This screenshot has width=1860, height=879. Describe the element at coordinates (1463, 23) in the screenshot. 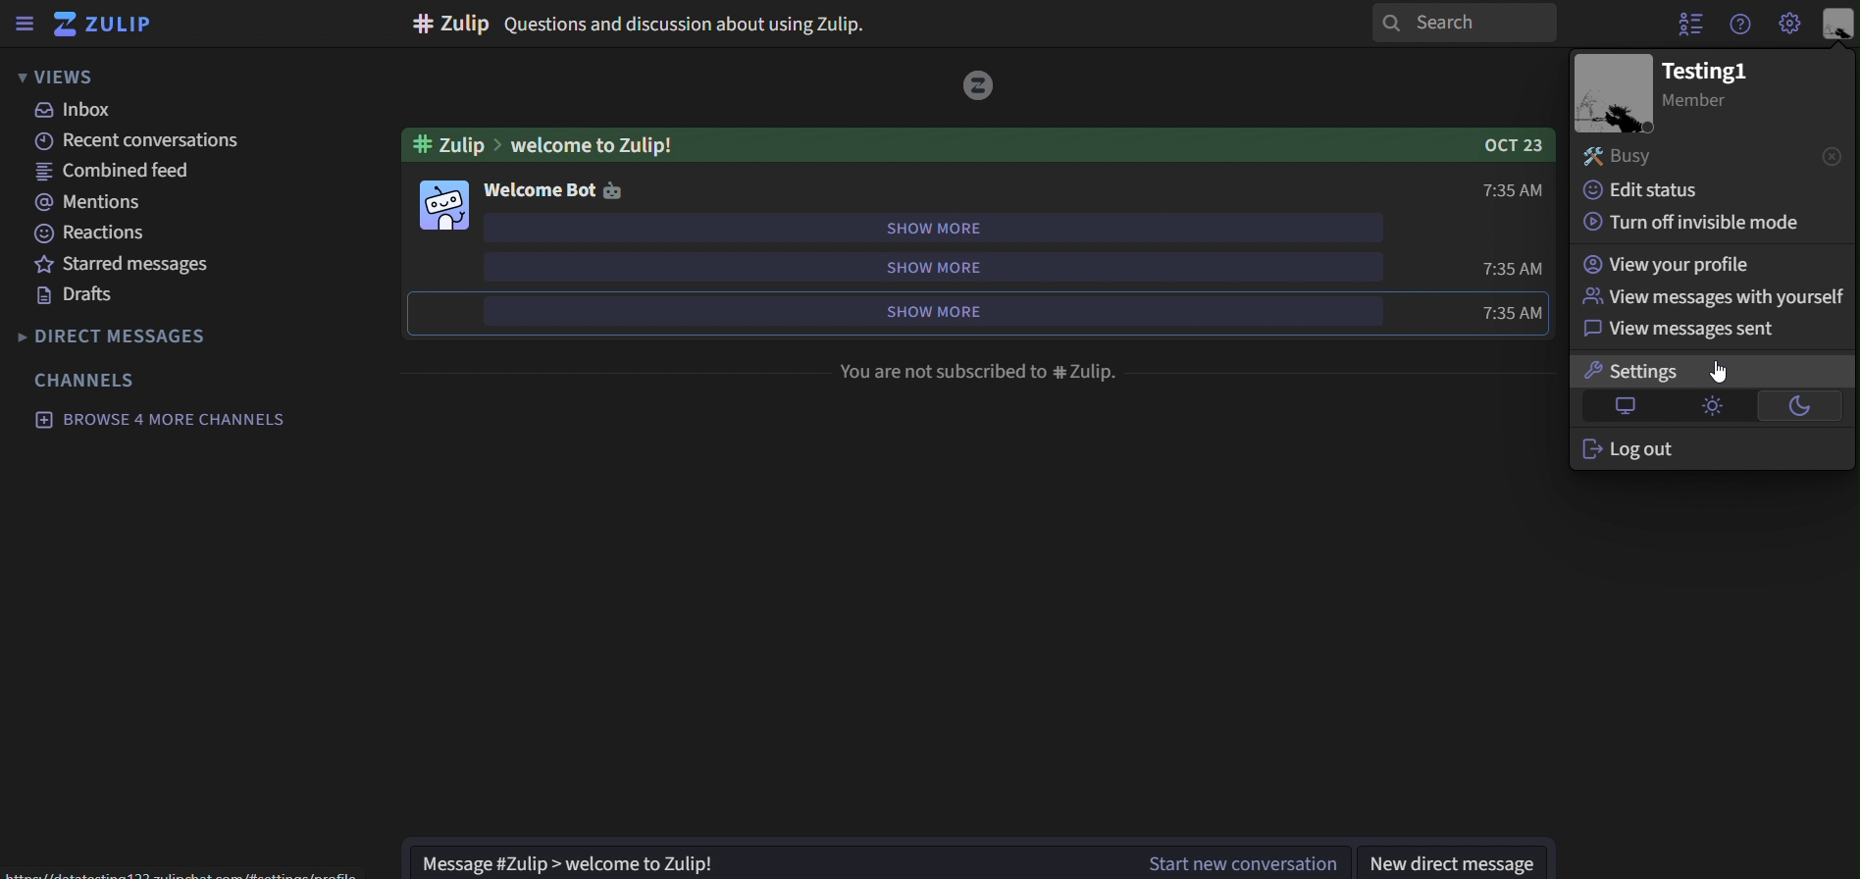

I see `search` at that location.